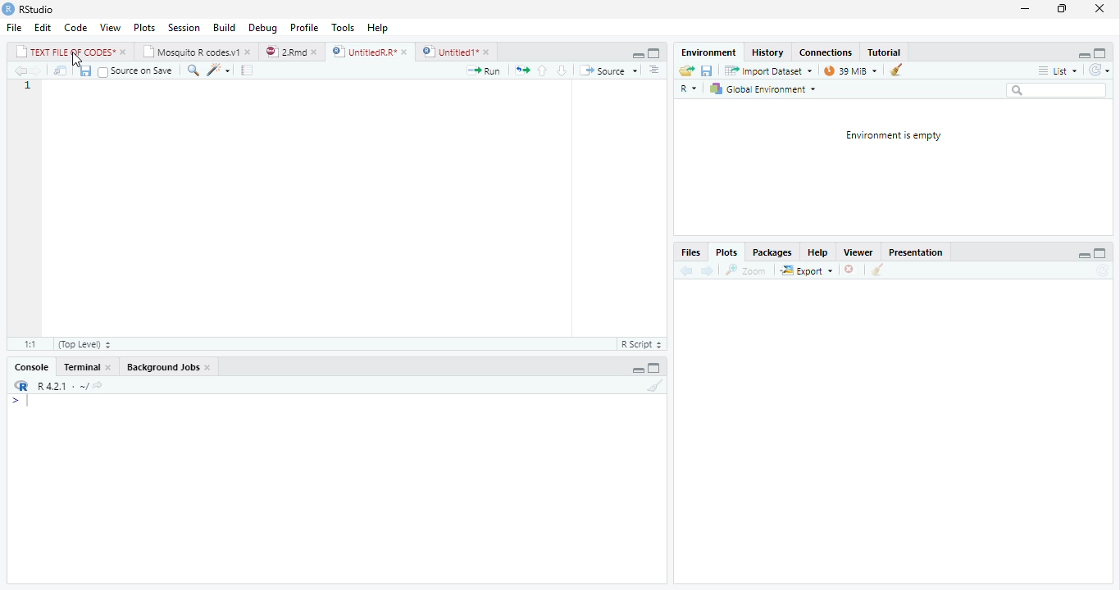 The height and width of the screenshot is (590, 1120). Describe the element at coordinates (653, 52) in the screenshot. I see `Maximize` at that location.